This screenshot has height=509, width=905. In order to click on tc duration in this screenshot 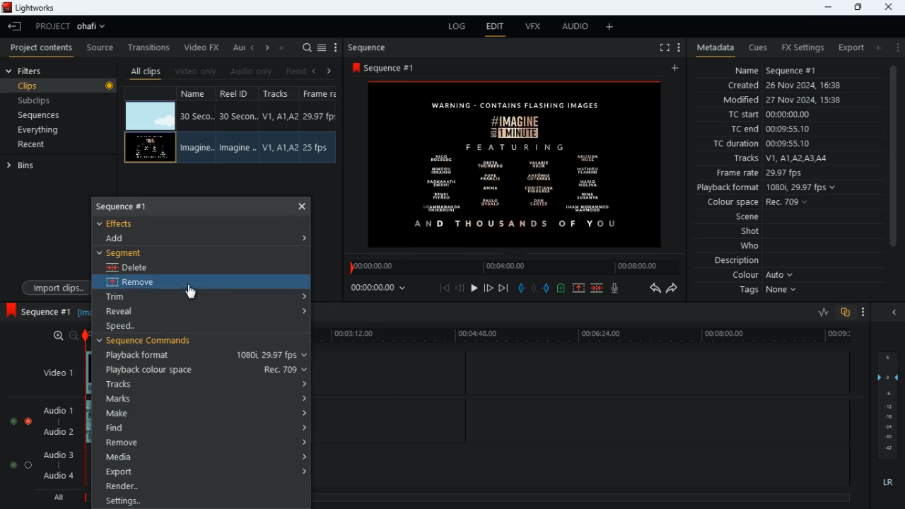, I will do `click(760, 144)`.